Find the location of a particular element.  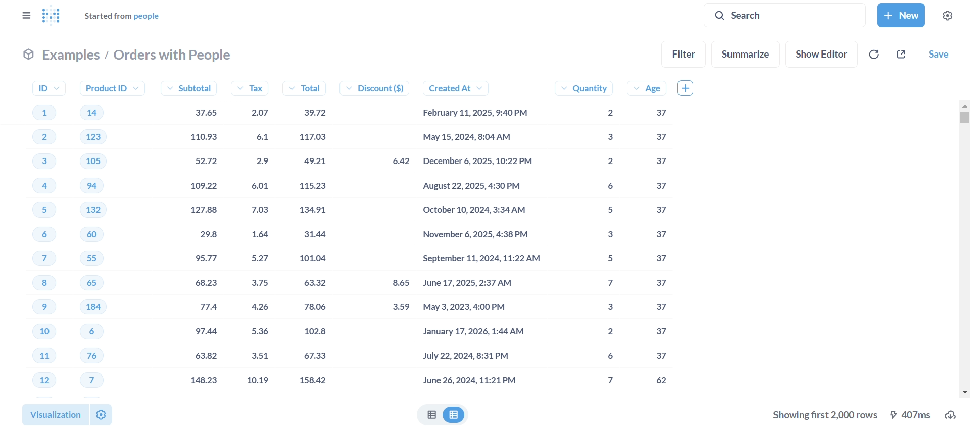

vertical scroll bar is located at coordinates (964, 255).